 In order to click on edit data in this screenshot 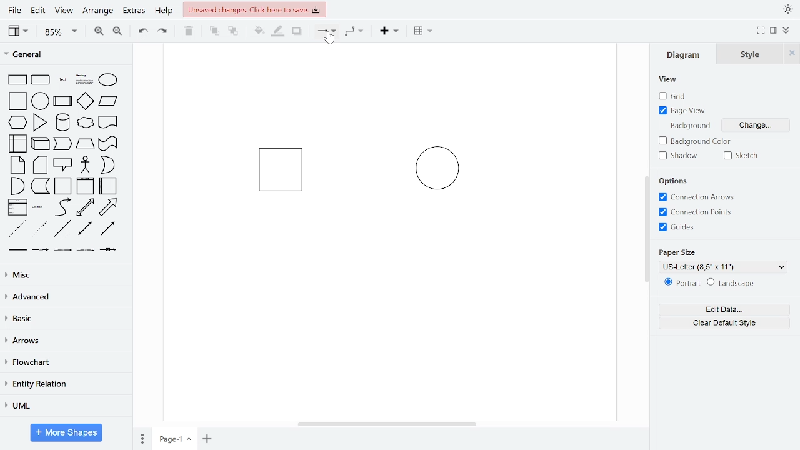, I will do `click(724, 310)`.